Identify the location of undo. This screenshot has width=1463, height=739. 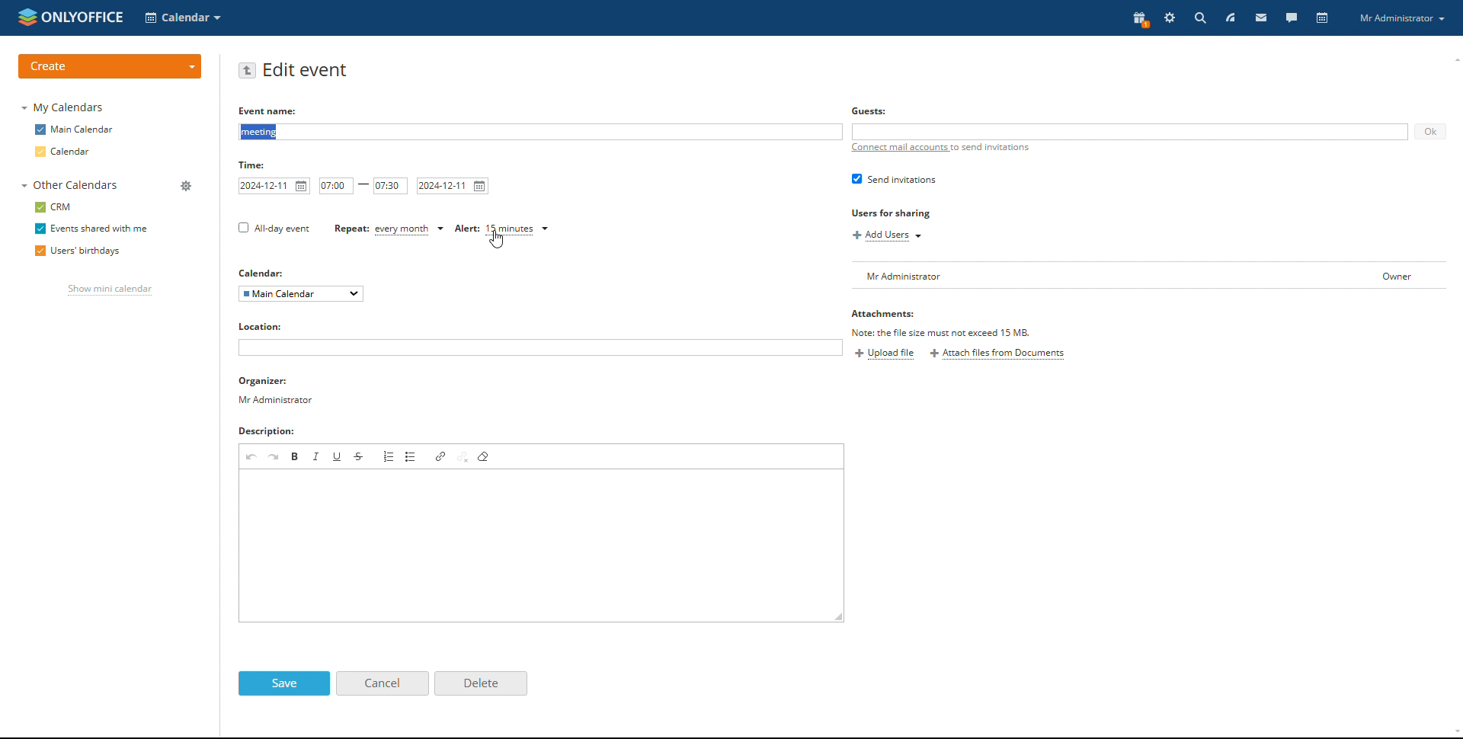
(251, 456).